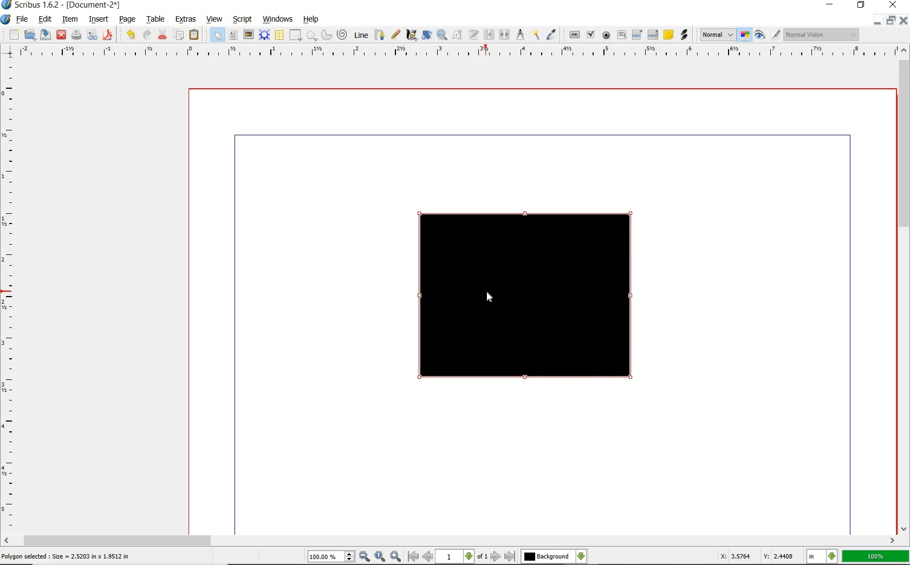  What do you see at coordinates (311, 35) in the screenshot?
I see `polygon` at bounding box center [311, 35].